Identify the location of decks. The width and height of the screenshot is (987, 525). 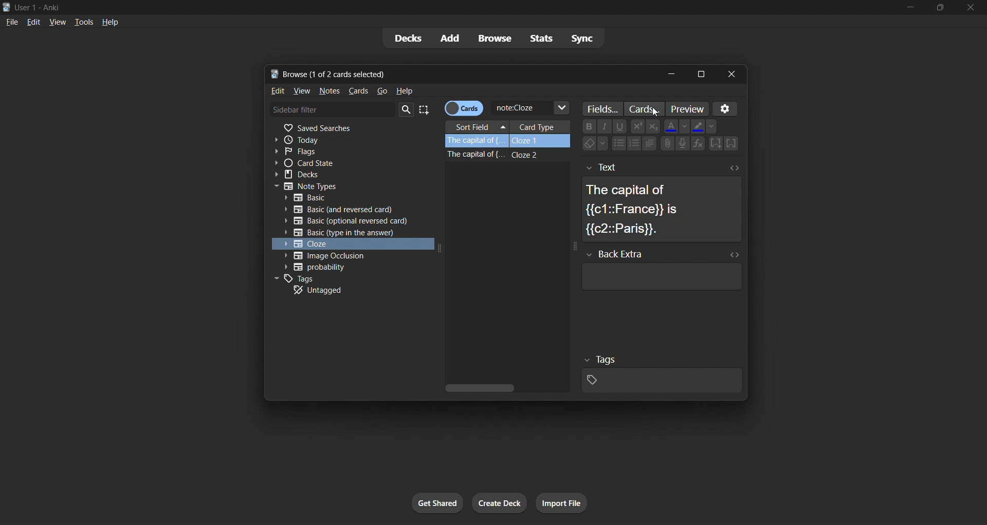
(406, 38).